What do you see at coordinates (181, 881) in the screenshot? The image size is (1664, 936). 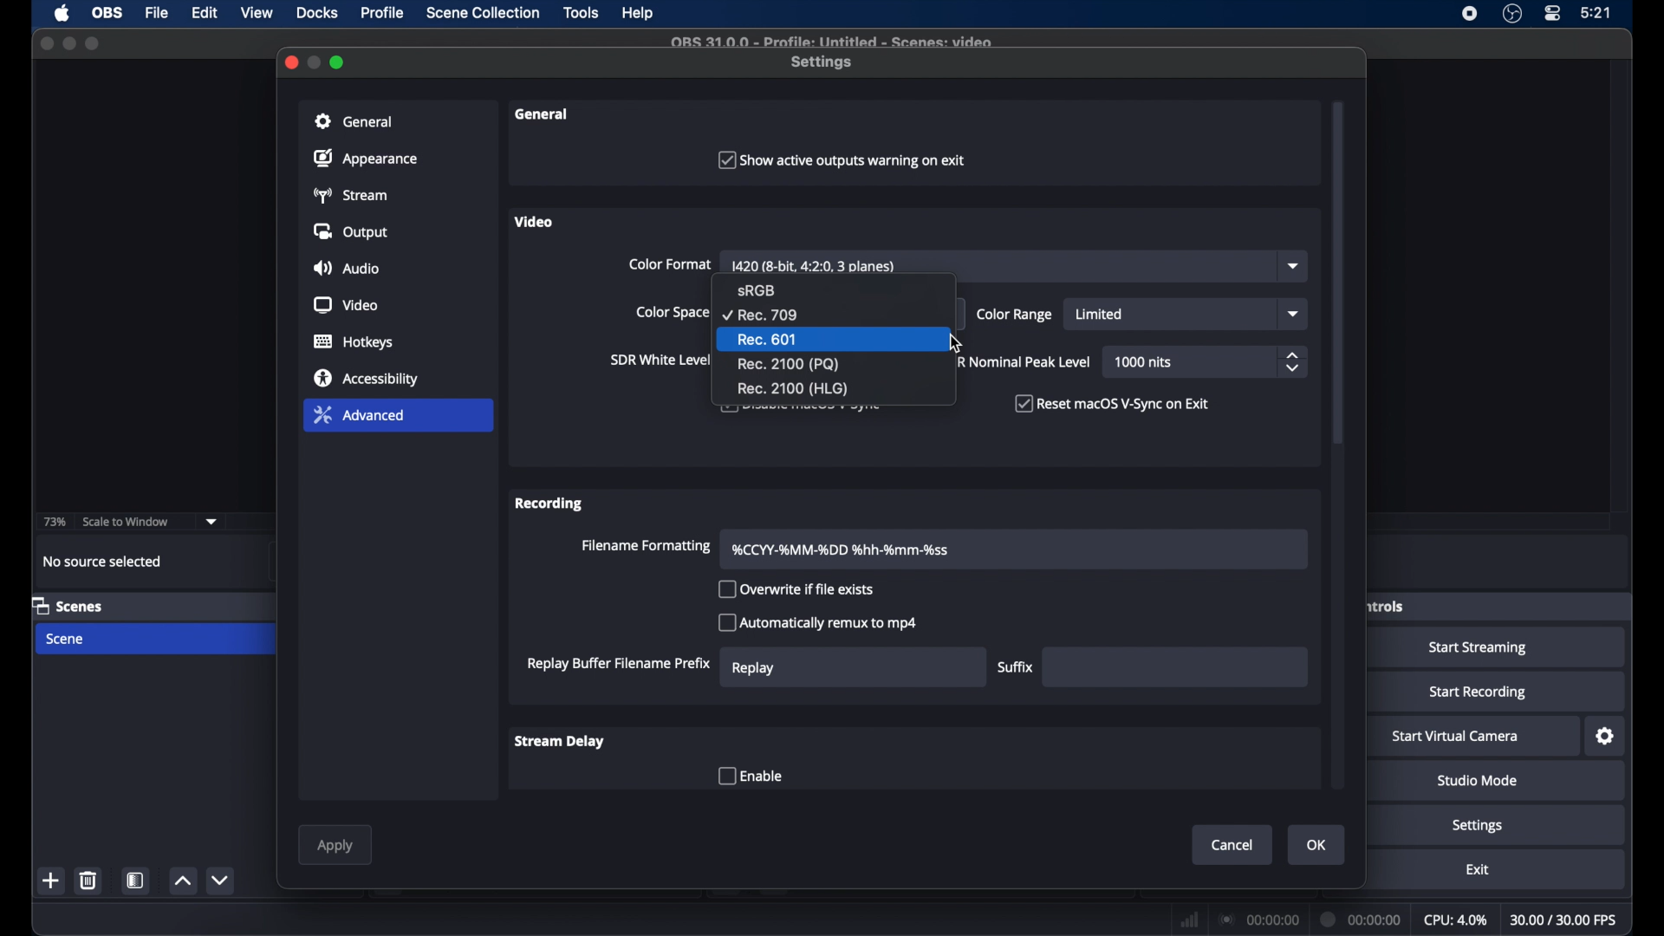 I see `increment` at bounding box center [181, 881].